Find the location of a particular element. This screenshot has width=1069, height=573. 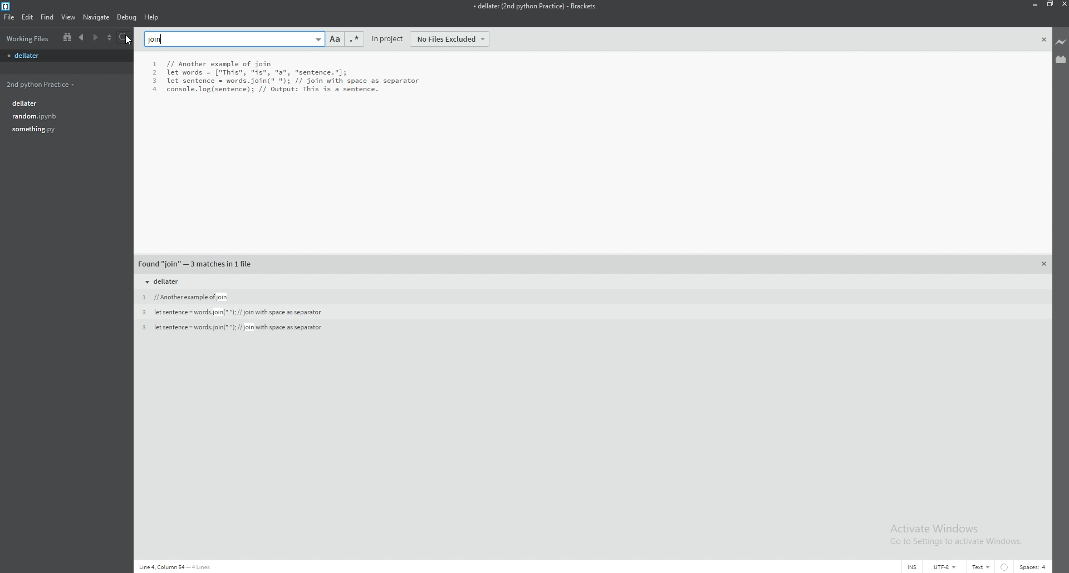

+ dellater (2nd python Practice) - Brackets is located at coordinates (550, 11).